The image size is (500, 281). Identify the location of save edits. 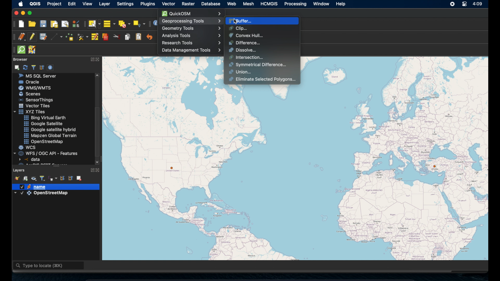
(43, 37).